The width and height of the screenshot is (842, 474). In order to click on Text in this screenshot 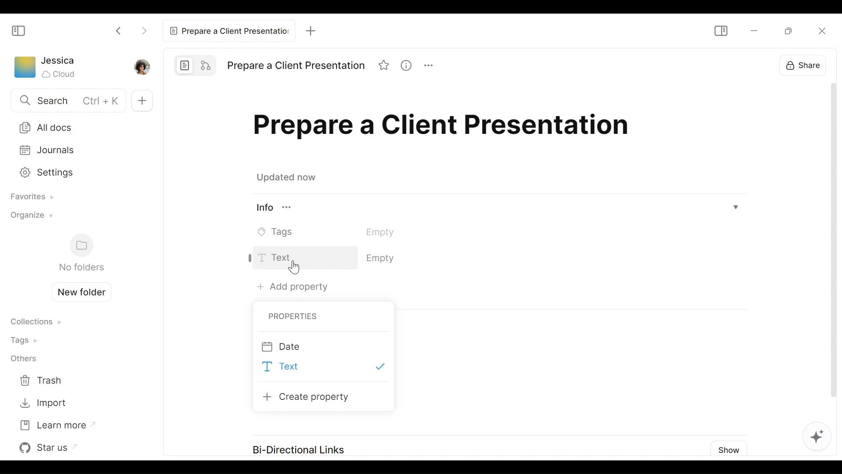, I will do `click(350, 259)`.